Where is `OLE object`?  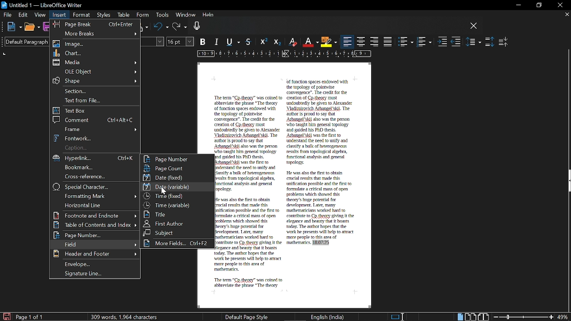 OLE object is located at coordinates (95, 71).